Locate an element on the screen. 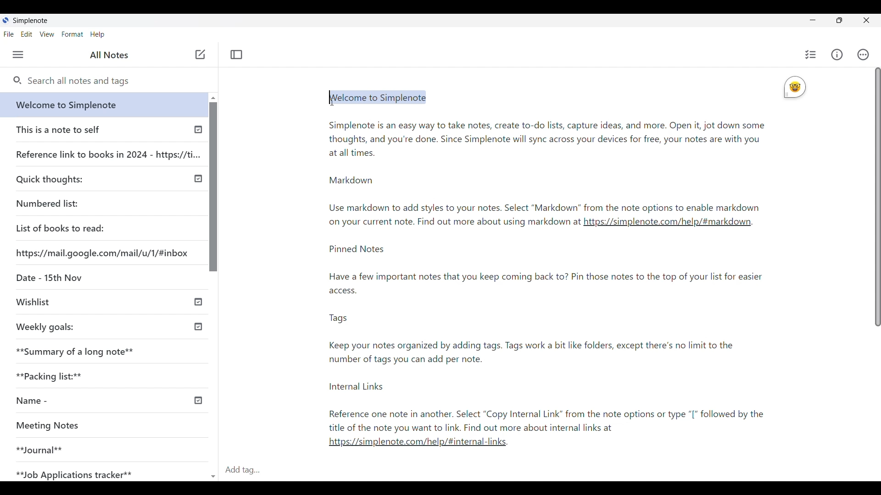  Numbered list is located at coordinates (47, 203).